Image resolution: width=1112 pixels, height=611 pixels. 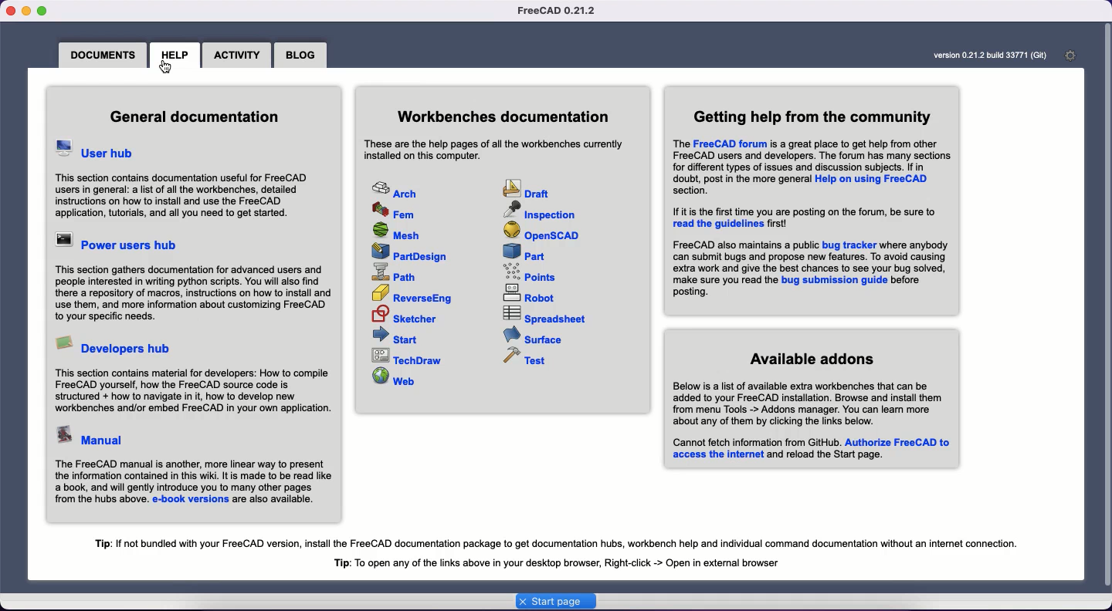 I want to click on TechDraw, so click(x=406, y=355).